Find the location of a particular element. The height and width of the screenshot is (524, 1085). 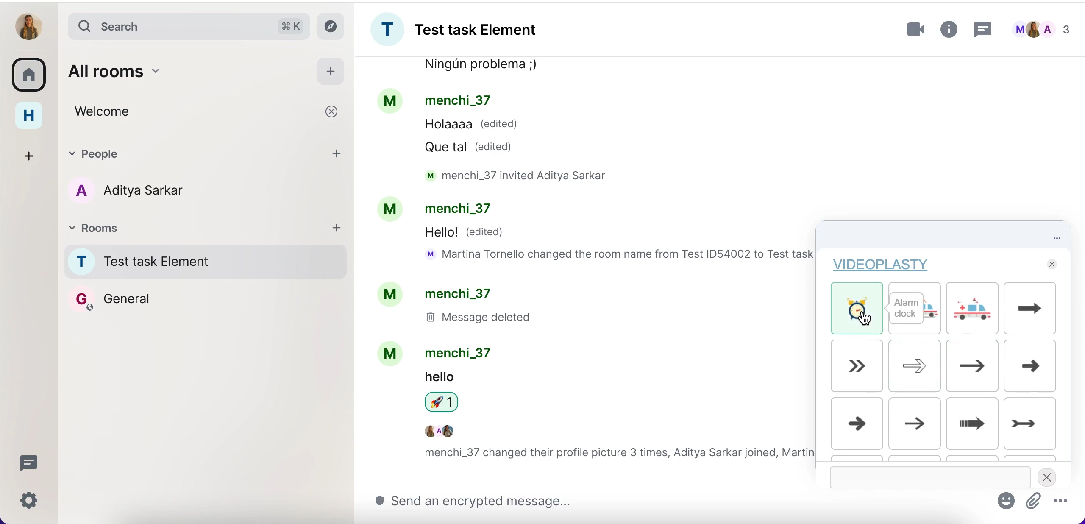

add is located at coordinates (340, 153).